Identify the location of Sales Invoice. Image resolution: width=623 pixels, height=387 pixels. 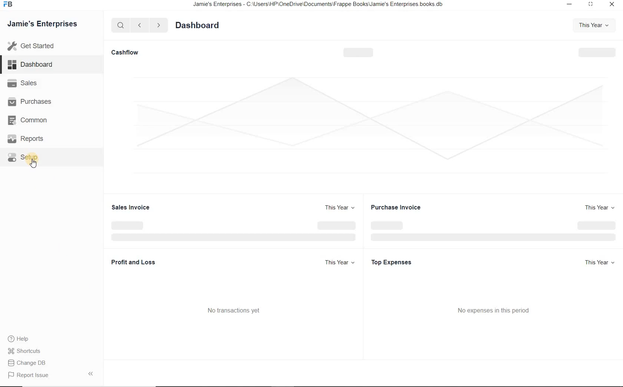
(132, 207).